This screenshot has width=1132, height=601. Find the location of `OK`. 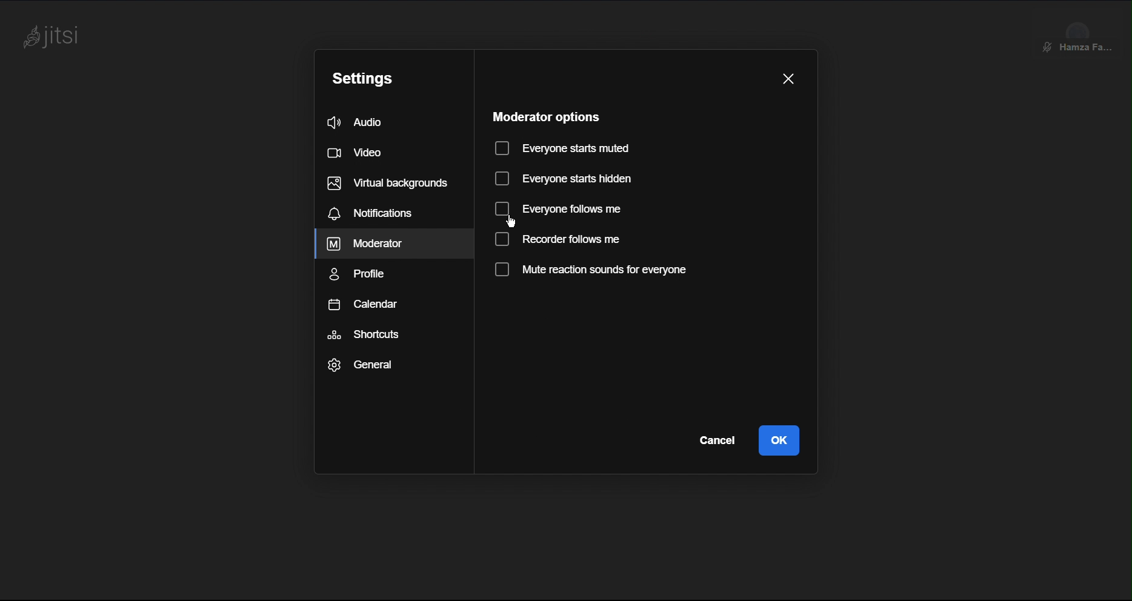

OK is located at coordinates (779, 440).